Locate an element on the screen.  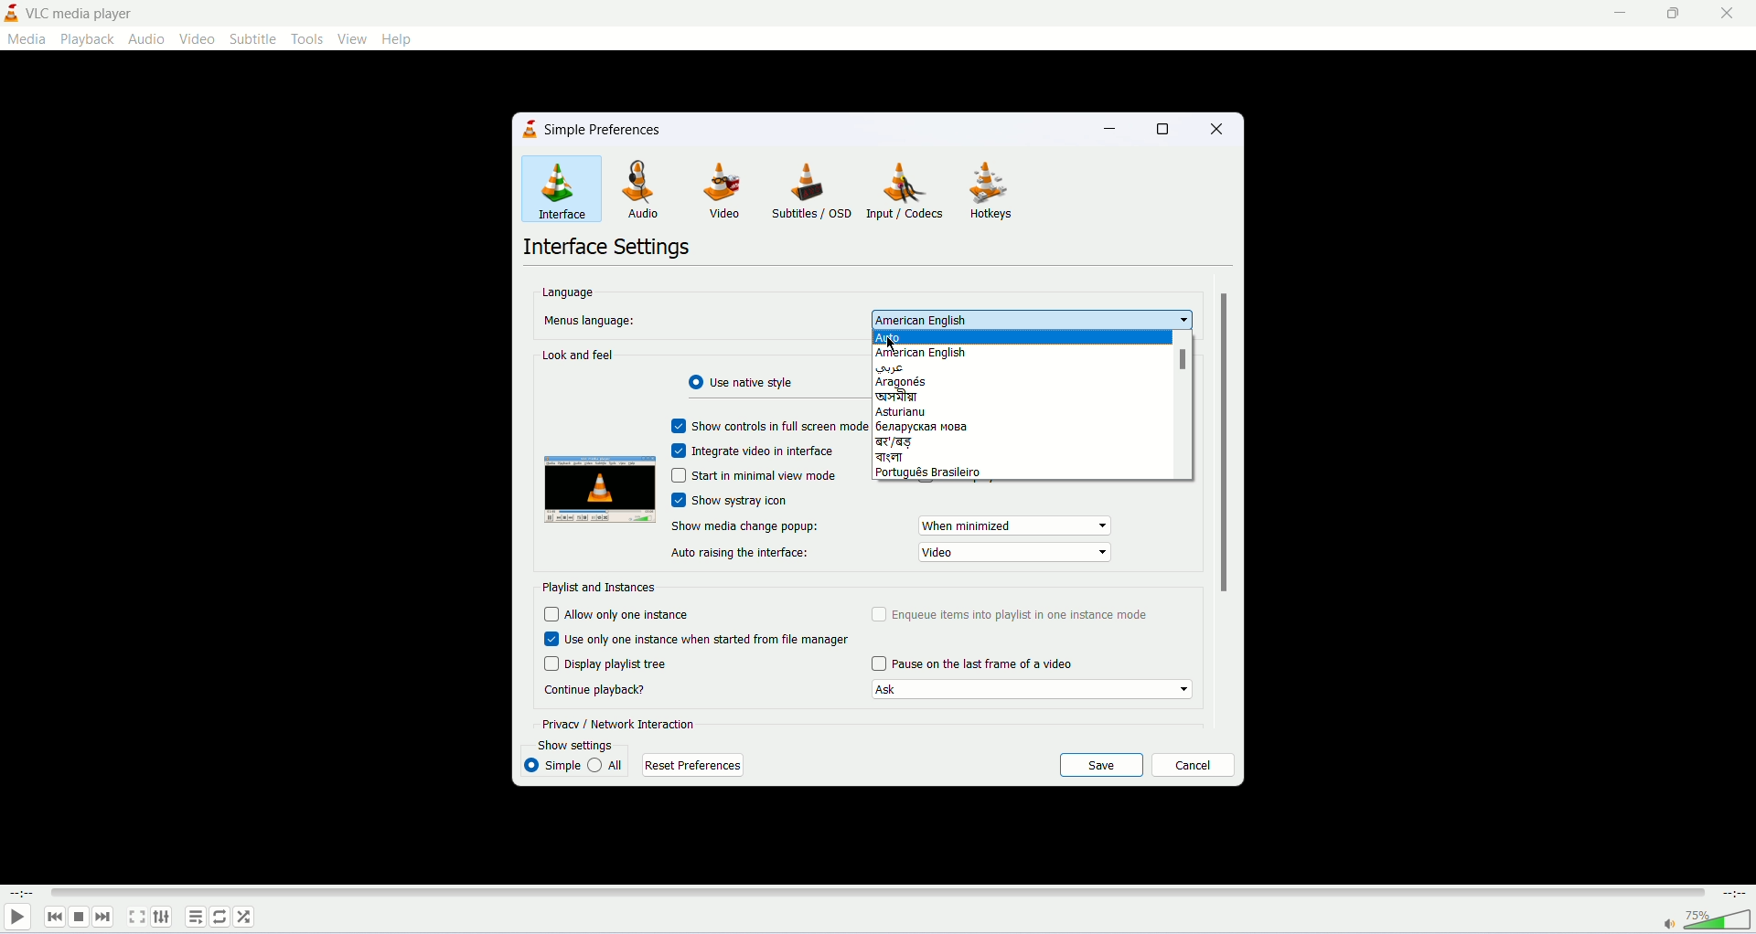
interface settings is located at coordinates (605, 249).